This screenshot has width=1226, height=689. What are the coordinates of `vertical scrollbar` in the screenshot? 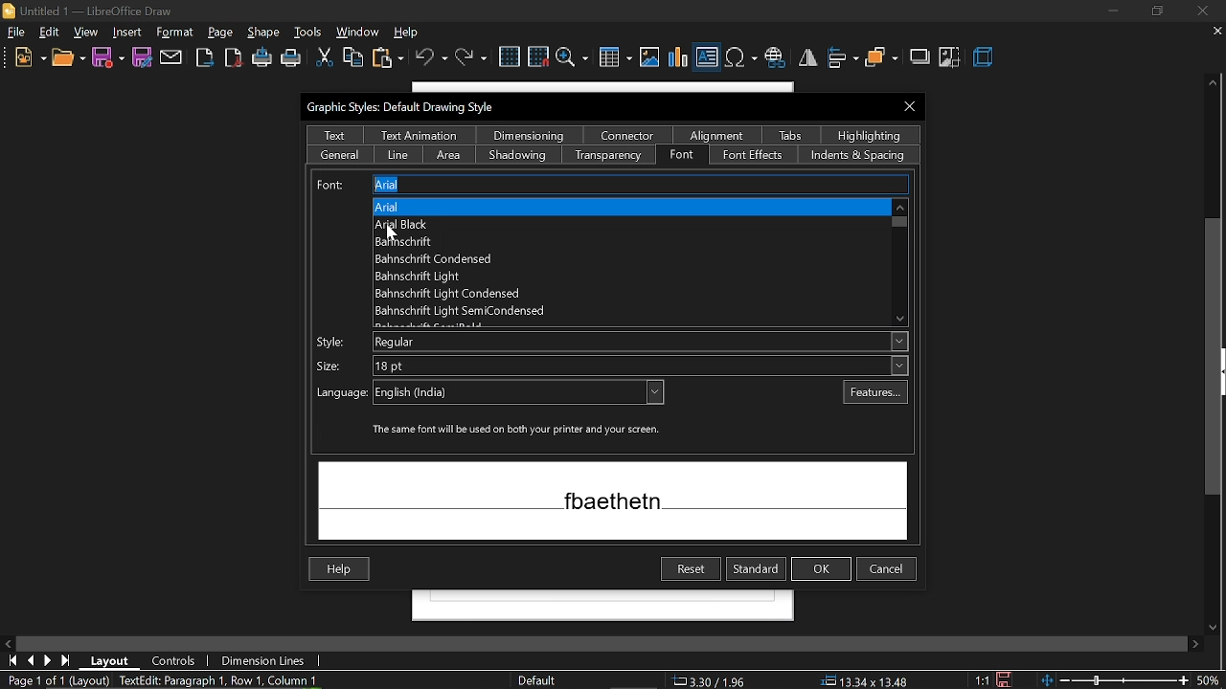 It's located at (1214, 359).